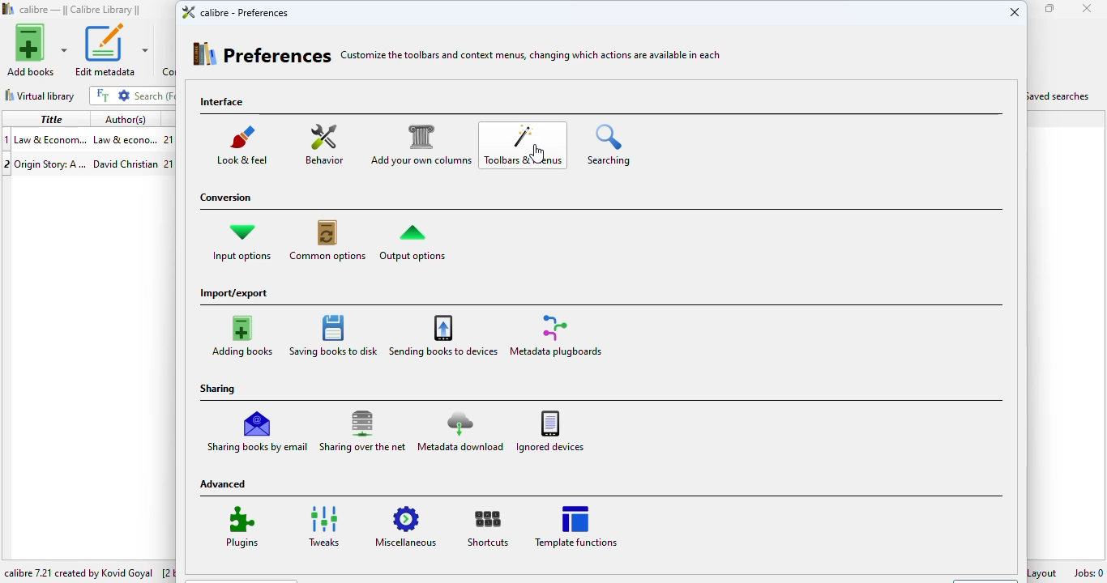 Image resolution: width=1107 pixels, height=583 pixels. Describe the element at coordinates (1088, 572) in the screenshot. I see `jobs: 0` at that location.